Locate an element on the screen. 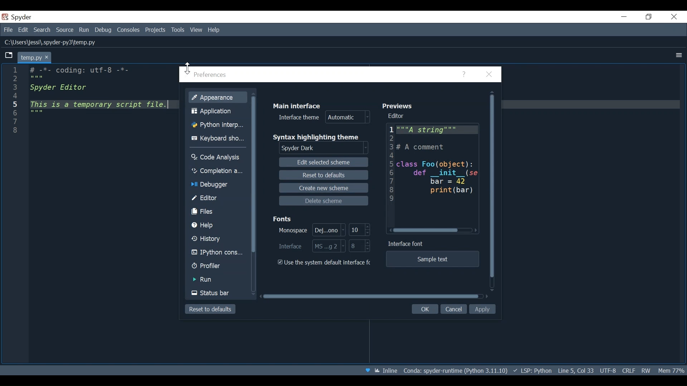  Reset to Defaults is located at coordinates (211, 309).